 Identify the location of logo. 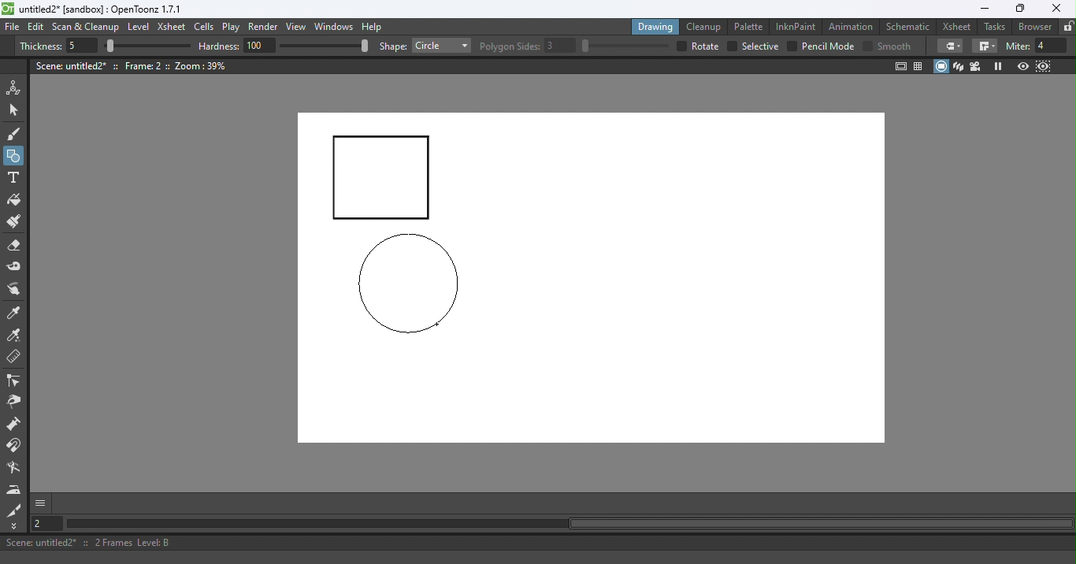
(8, 9).